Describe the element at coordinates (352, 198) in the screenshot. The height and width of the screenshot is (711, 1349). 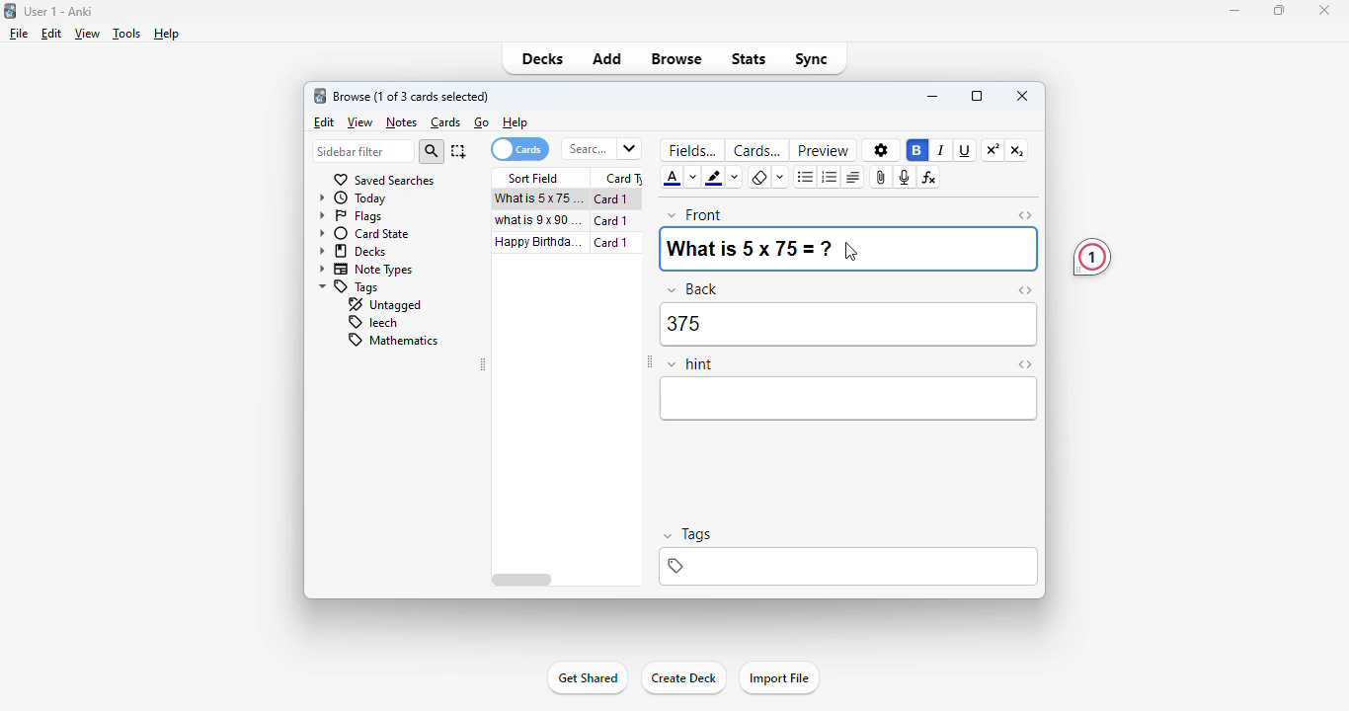
I see `today` at that location.